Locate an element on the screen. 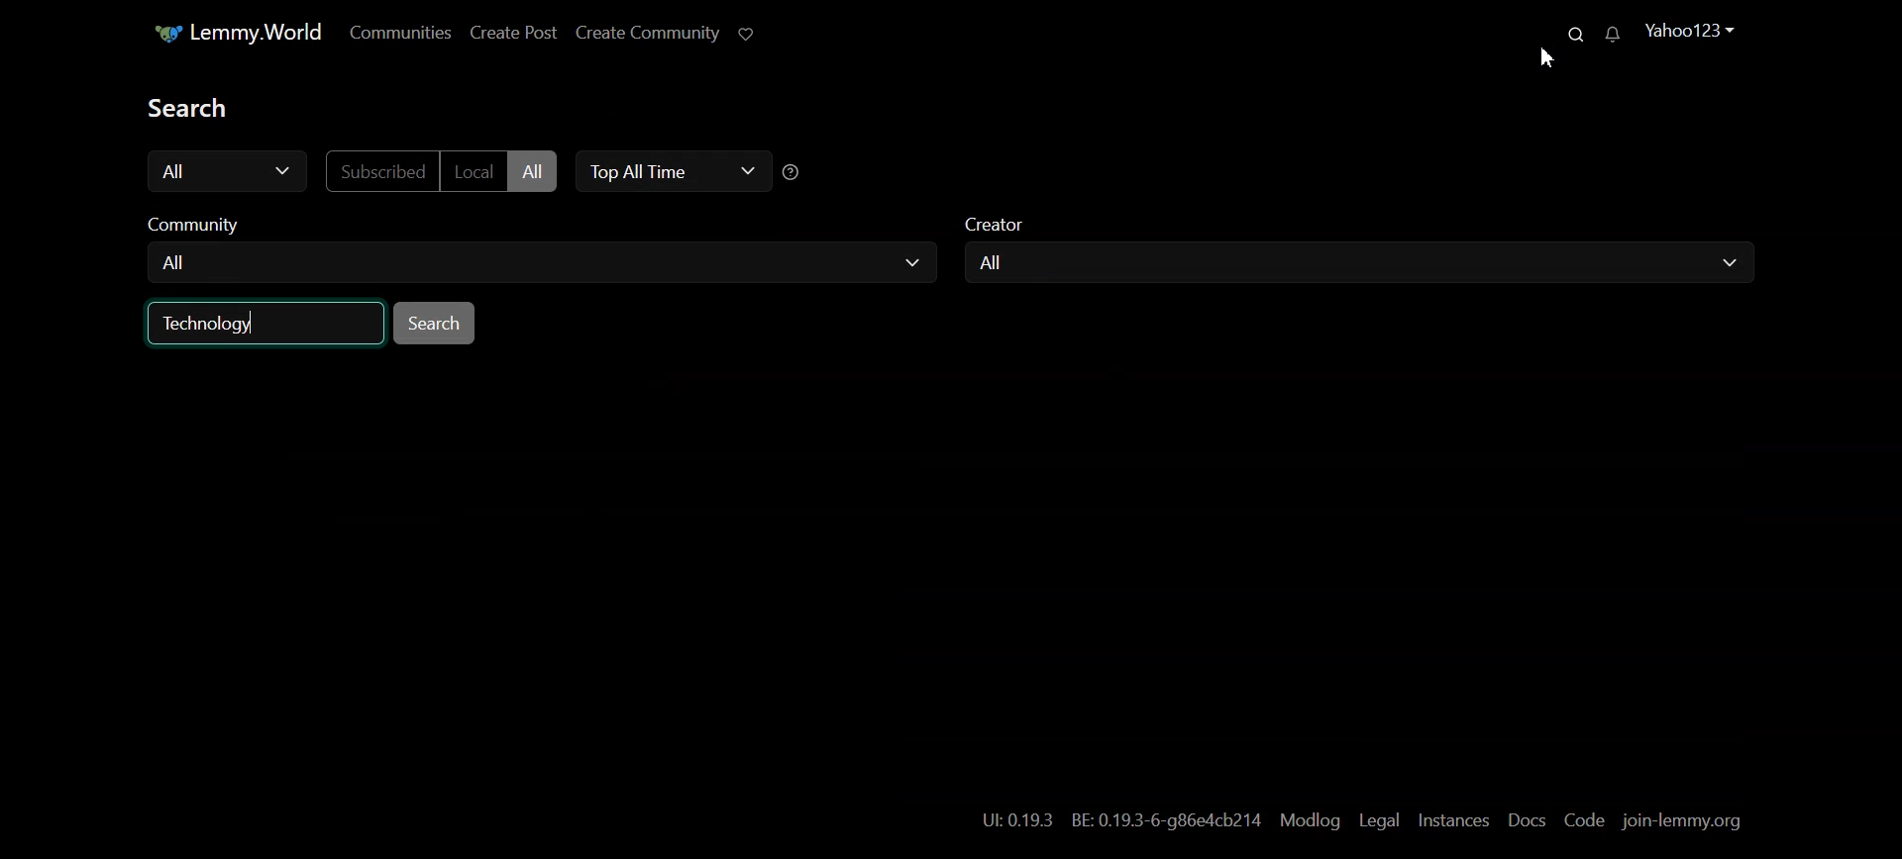 The height and width of the screenshot is (859, 1902). Subscribed is located at coordinates (378, 171).